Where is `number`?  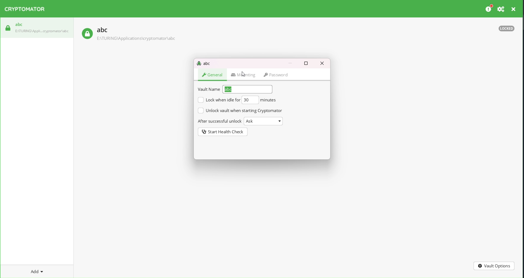 number is located at coordinates (251, 99).